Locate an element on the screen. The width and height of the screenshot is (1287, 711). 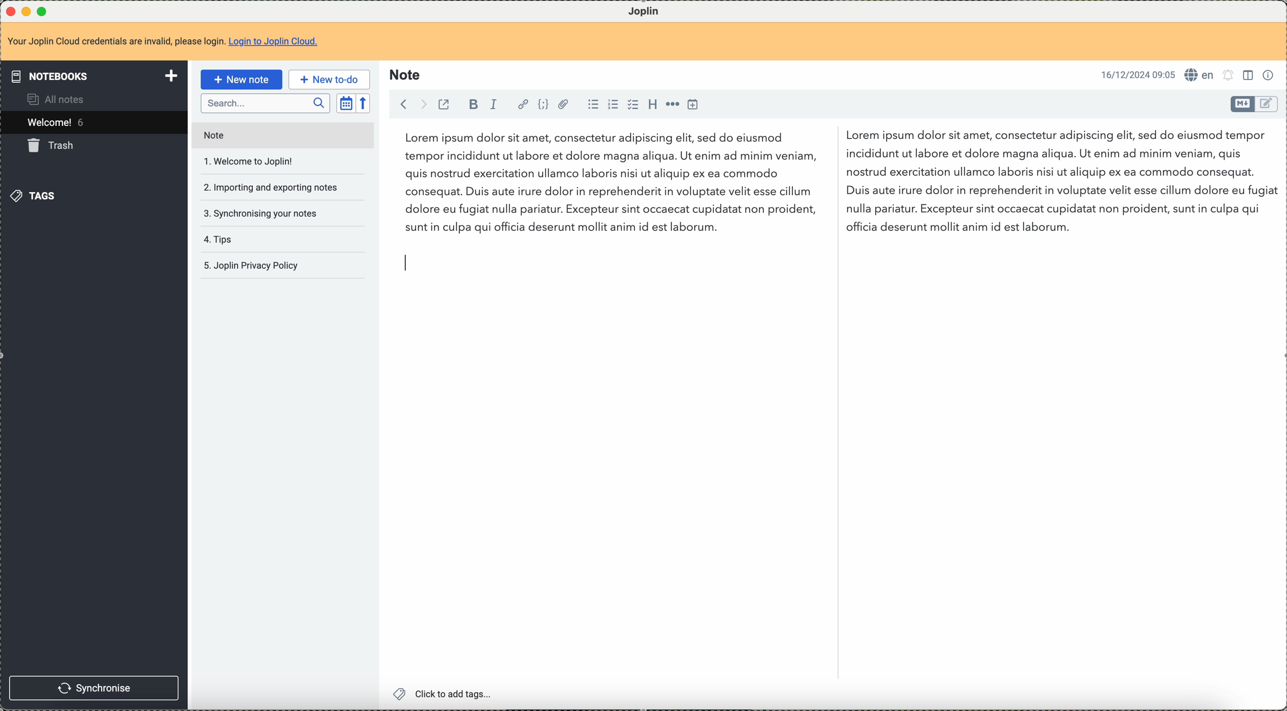
notebooks is located at coordinates (91, 76).